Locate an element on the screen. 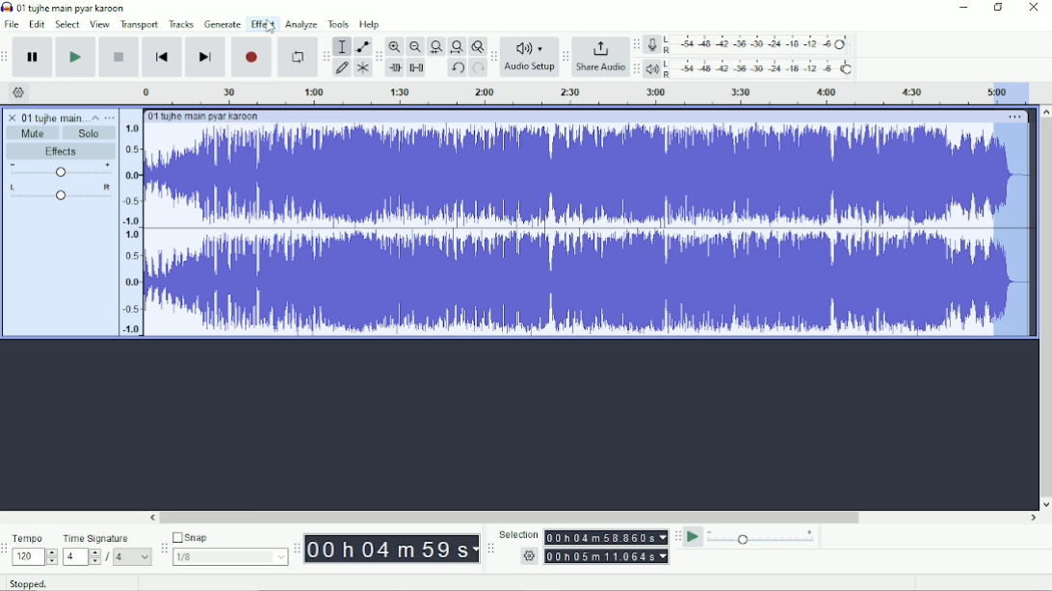 The image size is (1052, 591). Fit selection to width is located at coordinates (435, 46).